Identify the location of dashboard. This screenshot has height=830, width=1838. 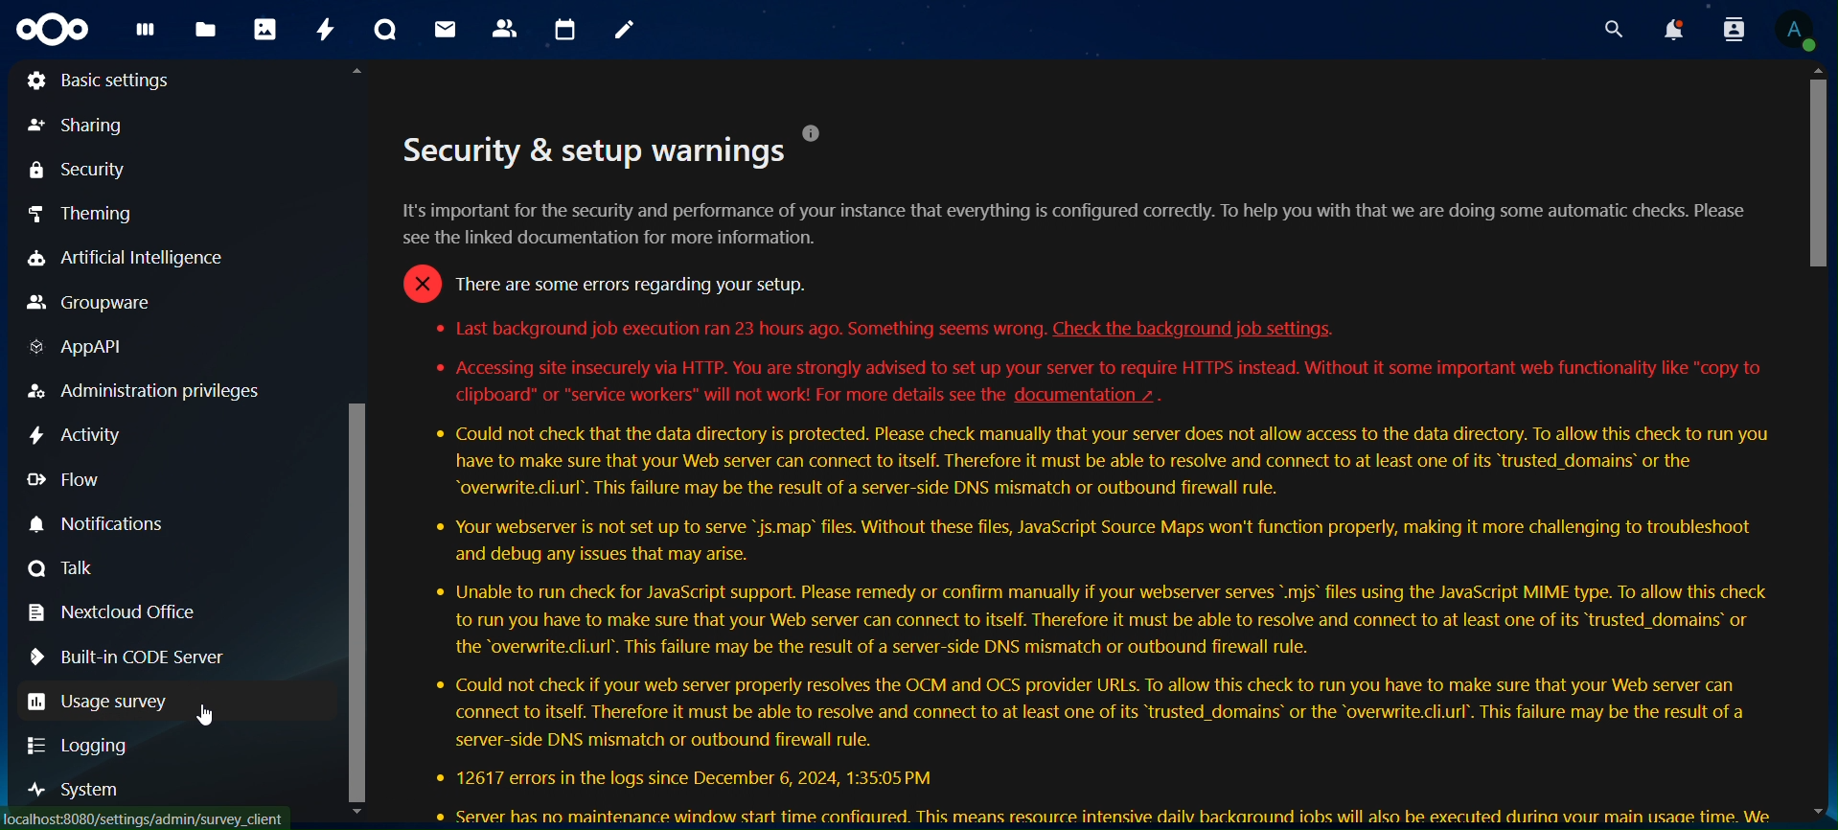
(147, 35).